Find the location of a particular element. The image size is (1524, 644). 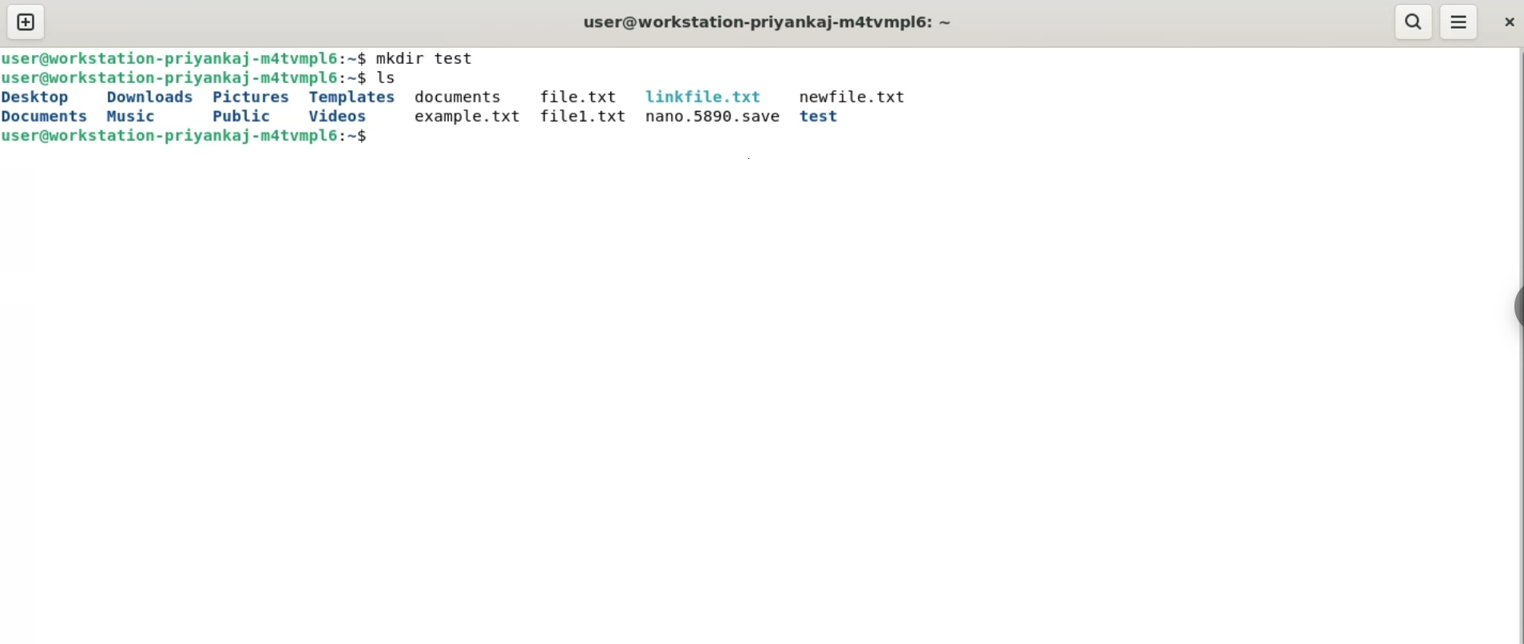

mkdir test is located at coordinates (433, 58).